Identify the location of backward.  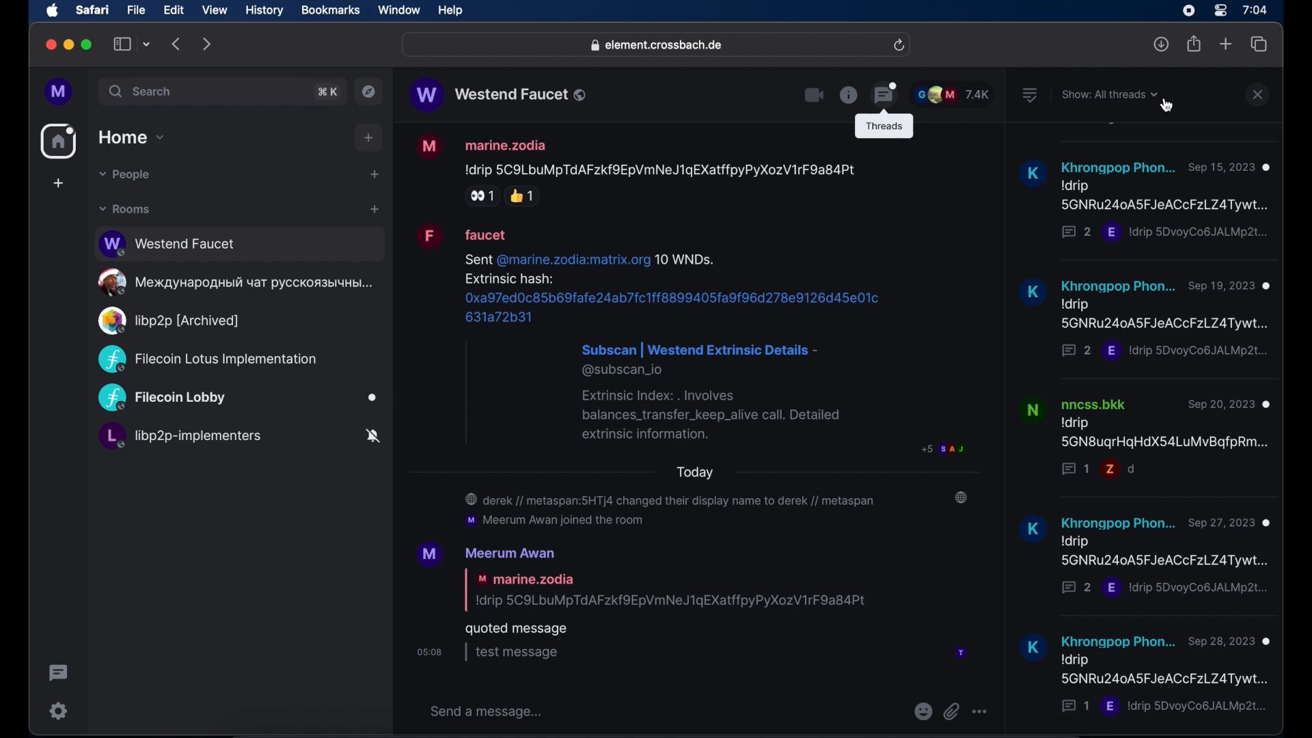
(177, 44).